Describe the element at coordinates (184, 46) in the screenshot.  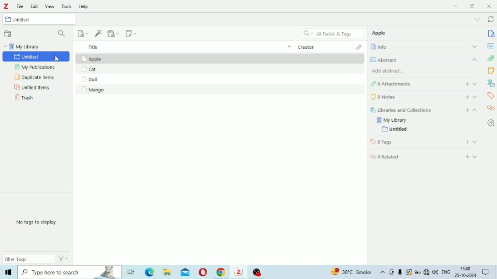
I see `Title` at that location.